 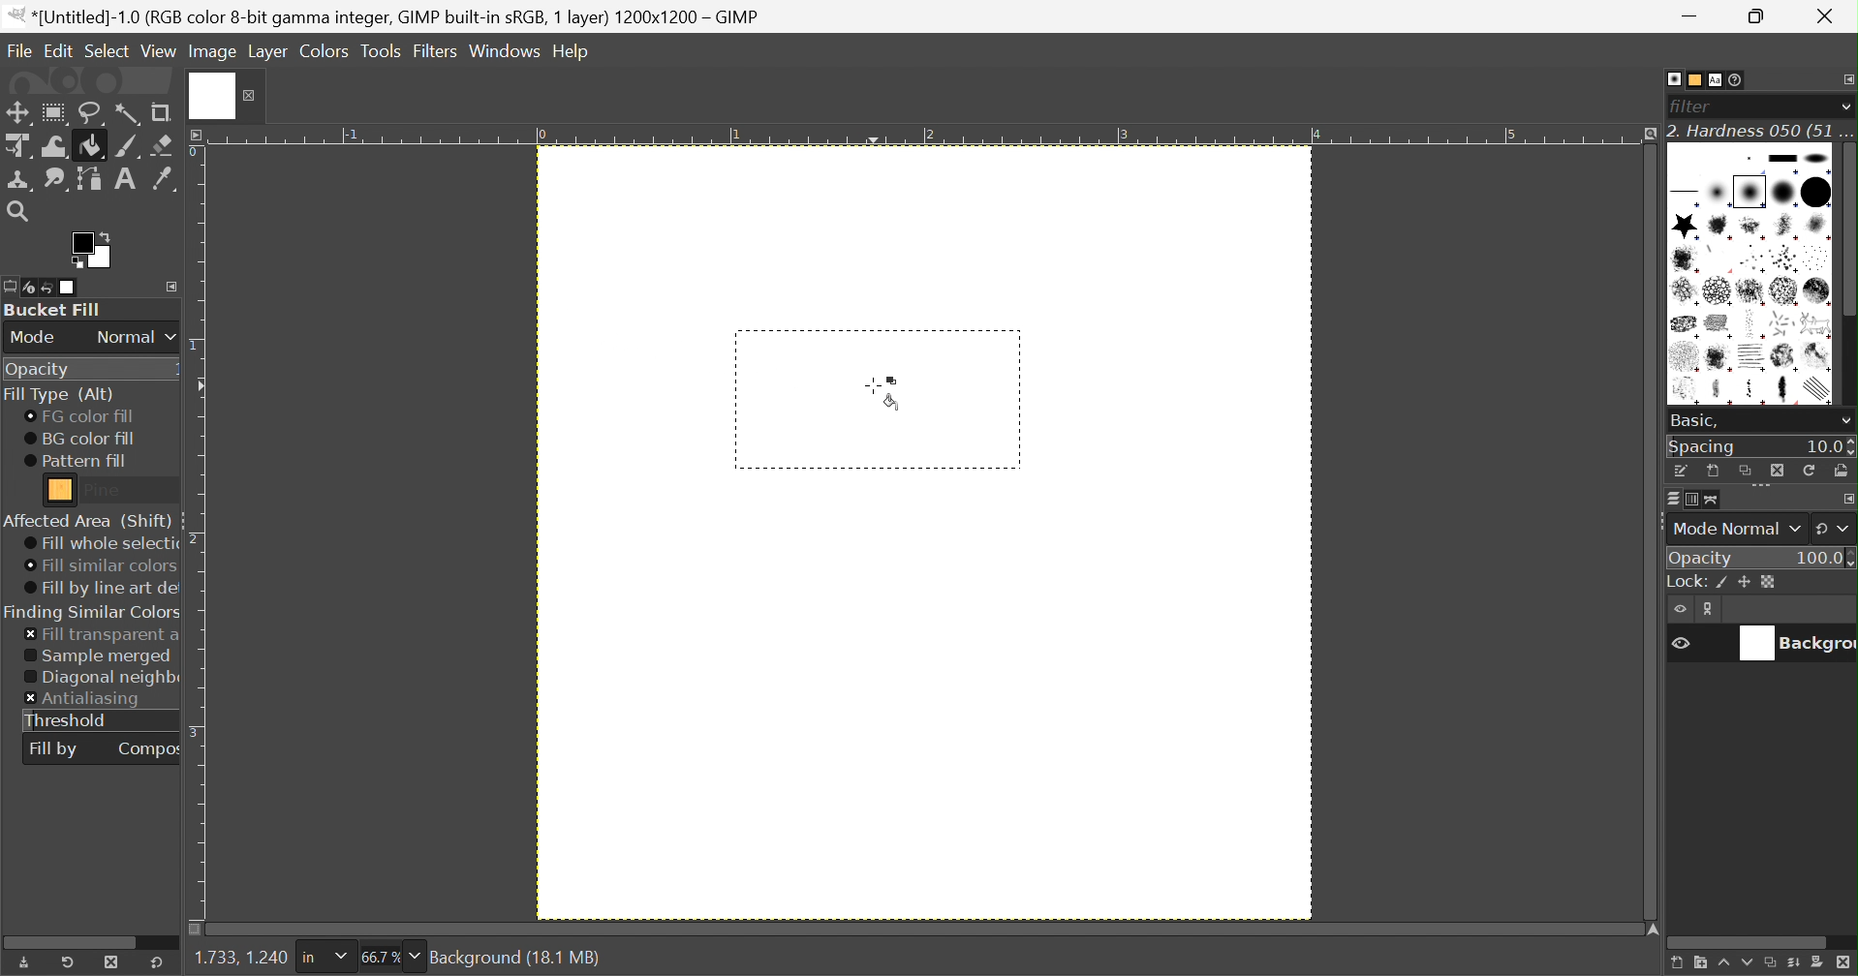 I want to click on Reset to default values, so click(x=157, y=961).